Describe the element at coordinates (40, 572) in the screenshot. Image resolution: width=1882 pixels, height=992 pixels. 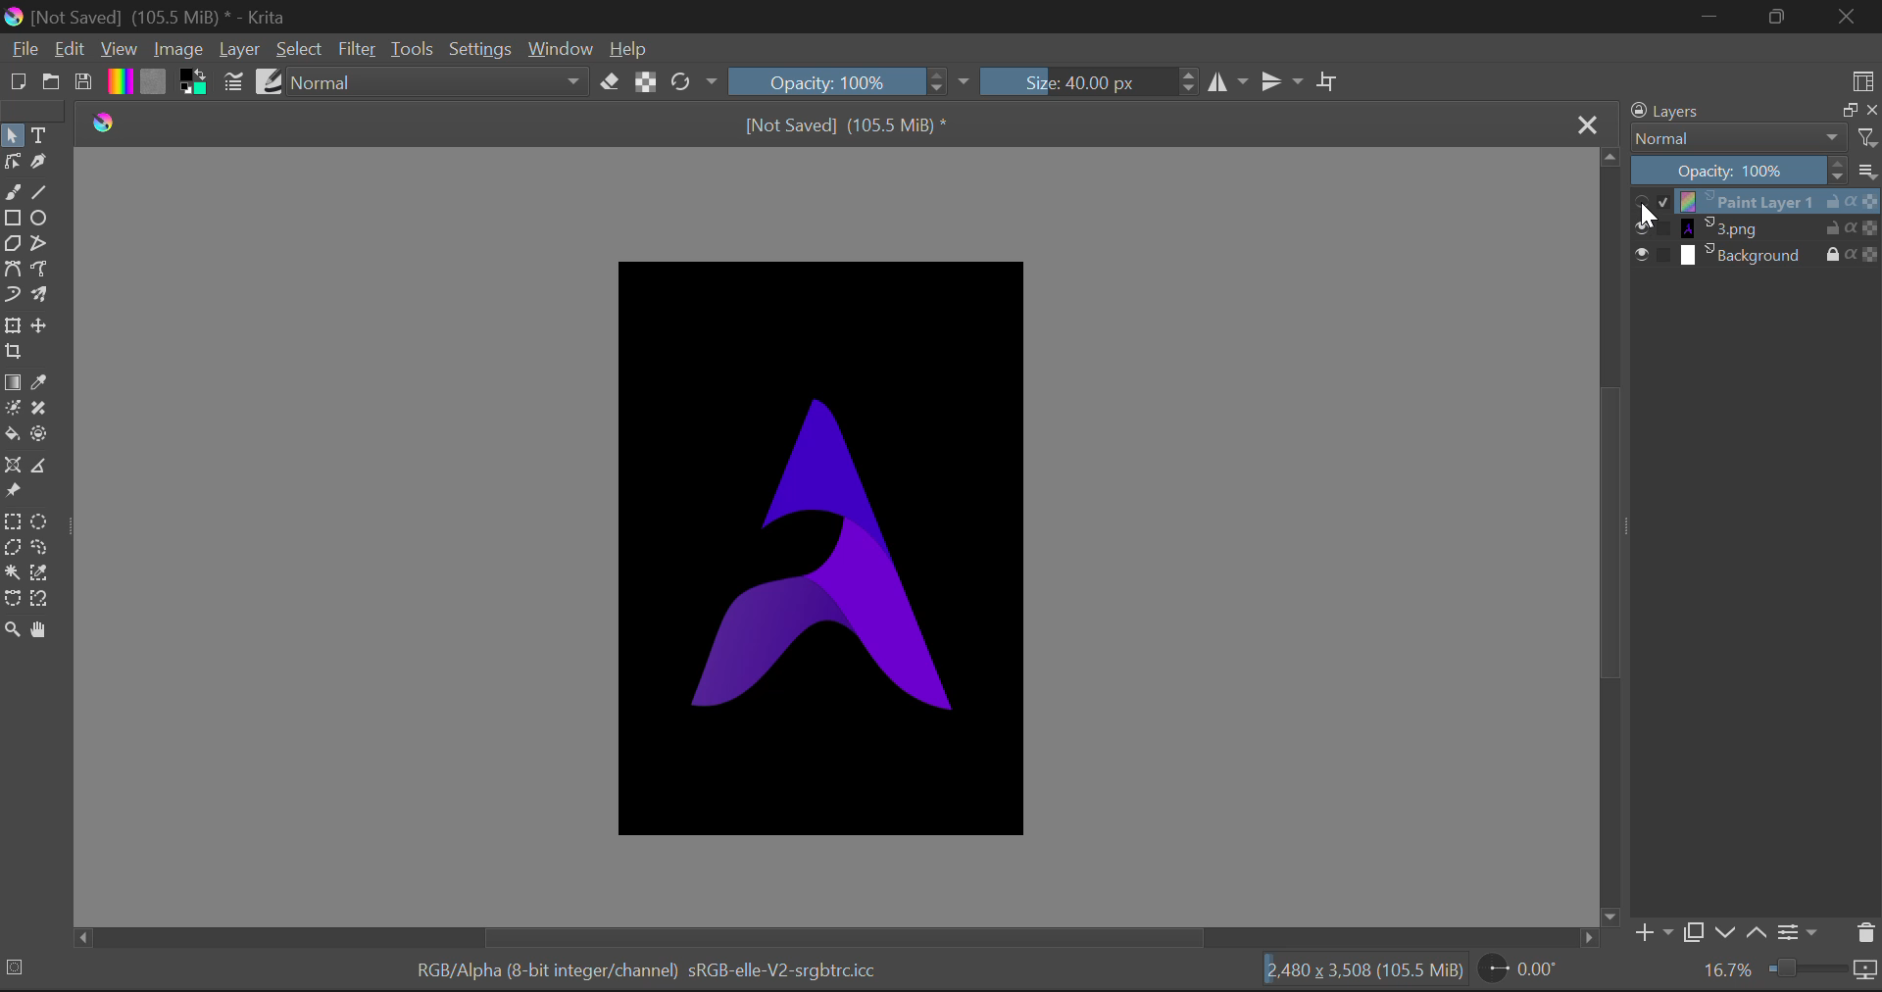
I see `Similar Color Selection` at that location.